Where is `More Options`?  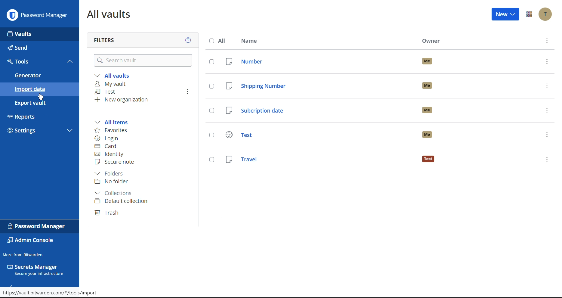
More Options is located at coordinates (529, 14).